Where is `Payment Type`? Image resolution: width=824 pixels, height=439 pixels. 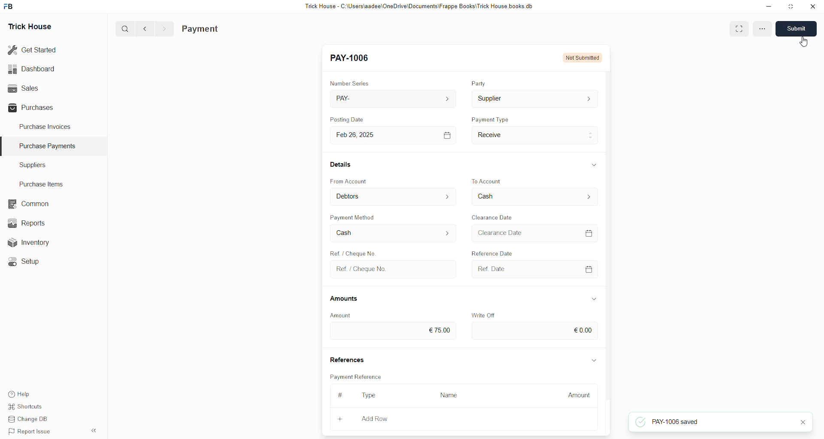
Payment Type is located at coordinates (491, 119).